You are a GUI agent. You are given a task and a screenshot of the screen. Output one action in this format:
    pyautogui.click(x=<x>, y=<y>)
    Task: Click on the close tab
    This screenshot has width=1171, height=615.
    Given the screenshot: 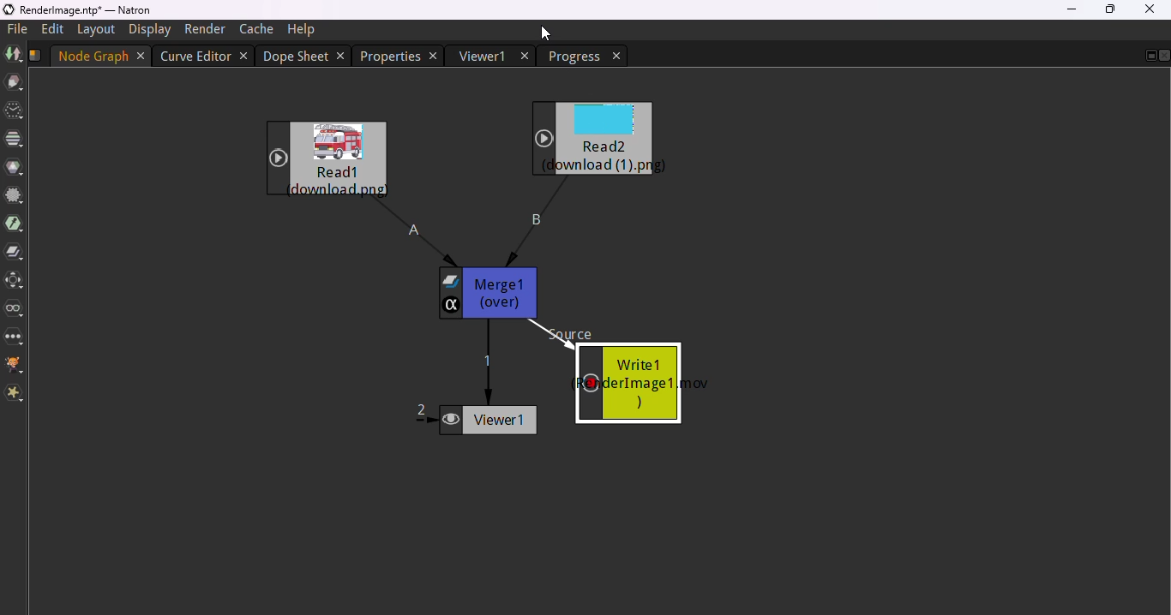 What is the action you would take?
    pyautogui.click(x=342, y=56)
    